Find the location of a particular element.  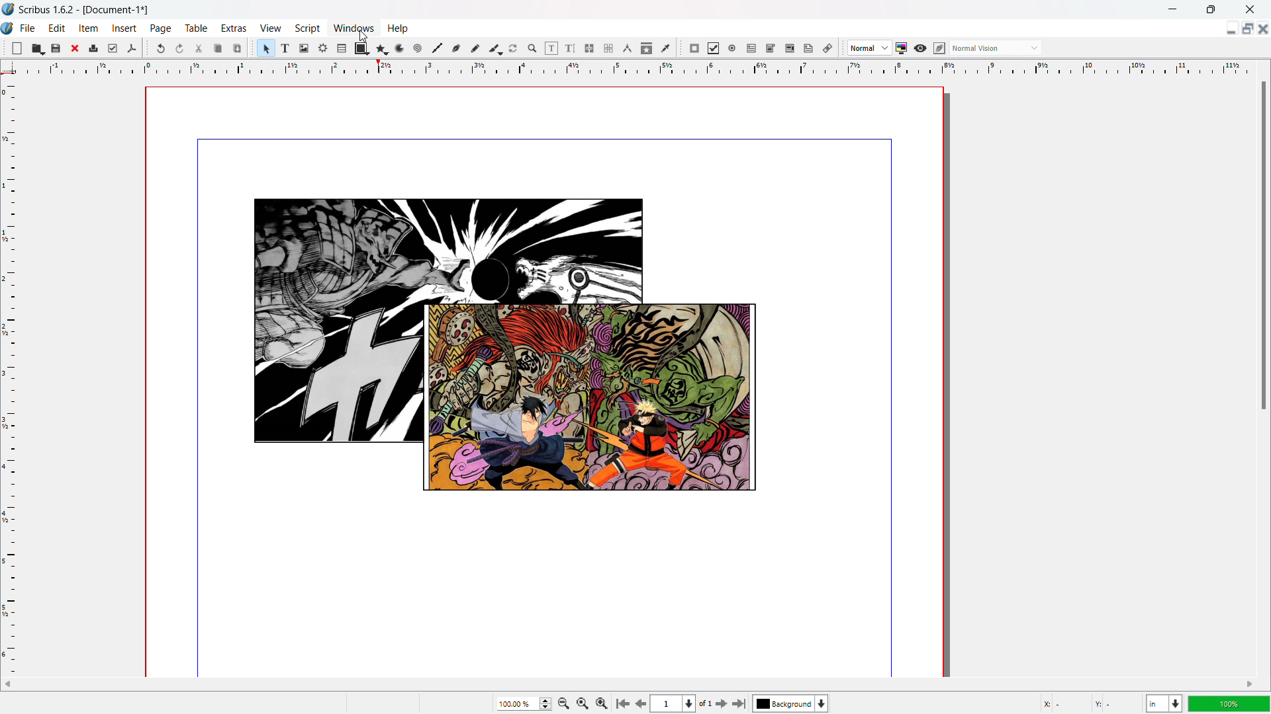

scroll right is located at coordinates (1248, 685).